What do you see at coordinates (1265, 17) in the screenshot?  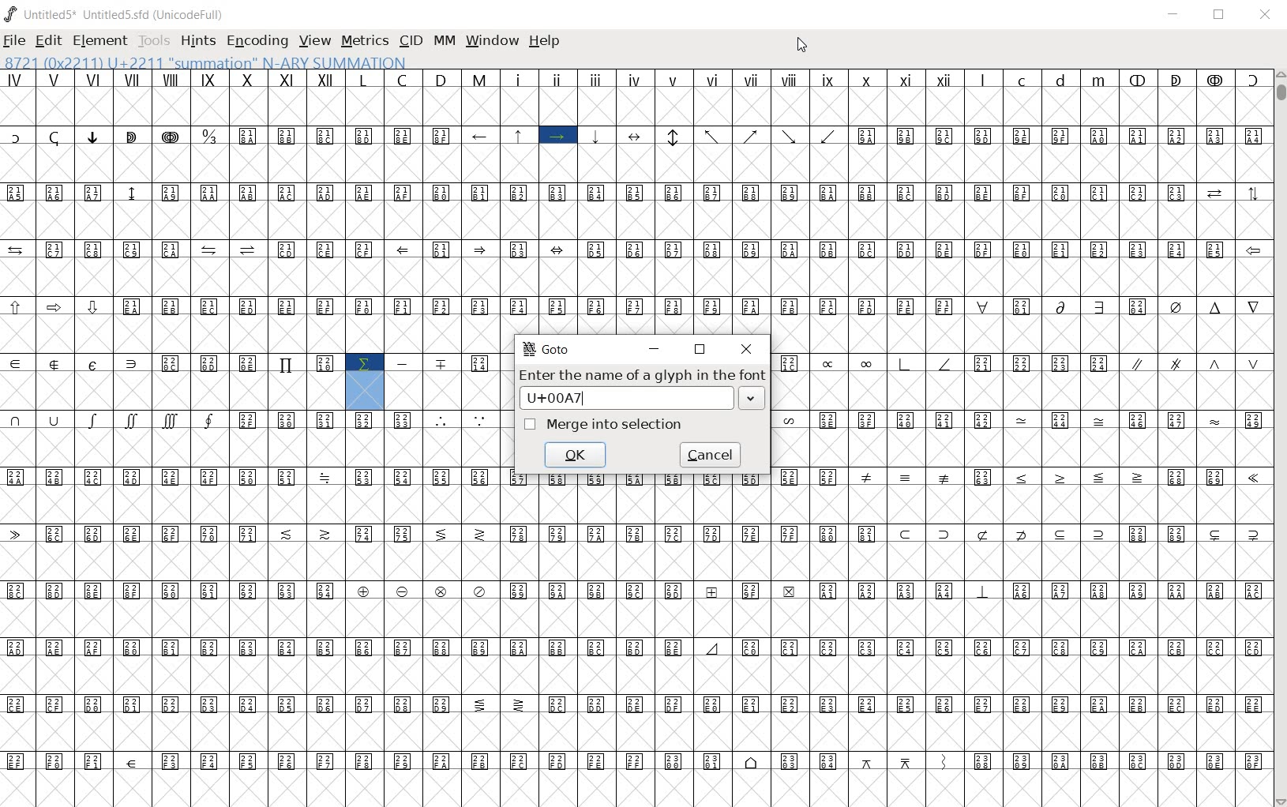 I see `CLOSE` at bounding box center [1265, 17].